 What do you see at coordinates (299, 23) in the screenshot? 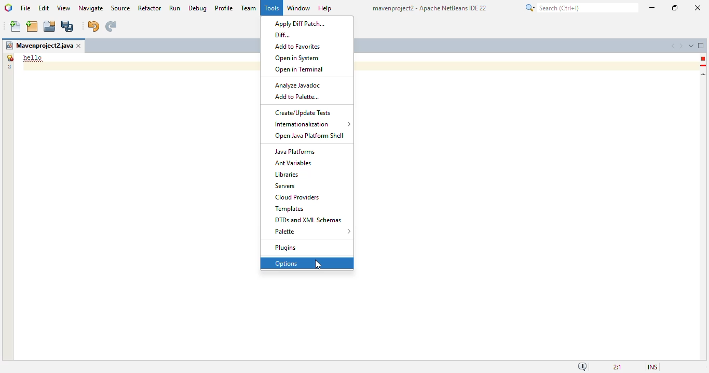
I see `apply diff patch` at bounding box center [299, 23].